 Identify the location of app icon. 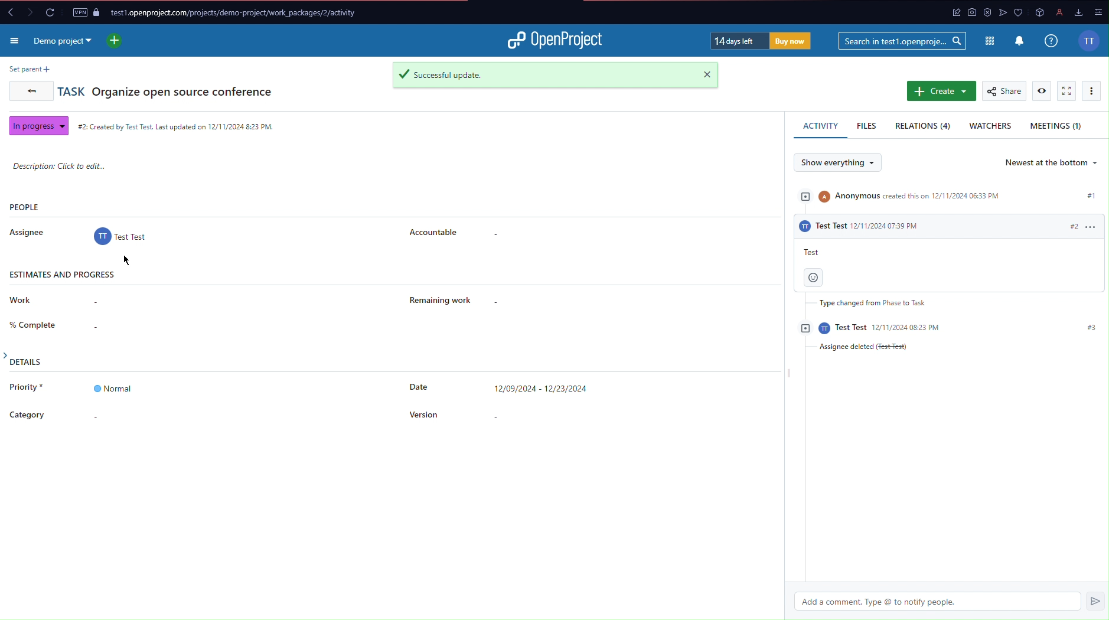
(967, 12).